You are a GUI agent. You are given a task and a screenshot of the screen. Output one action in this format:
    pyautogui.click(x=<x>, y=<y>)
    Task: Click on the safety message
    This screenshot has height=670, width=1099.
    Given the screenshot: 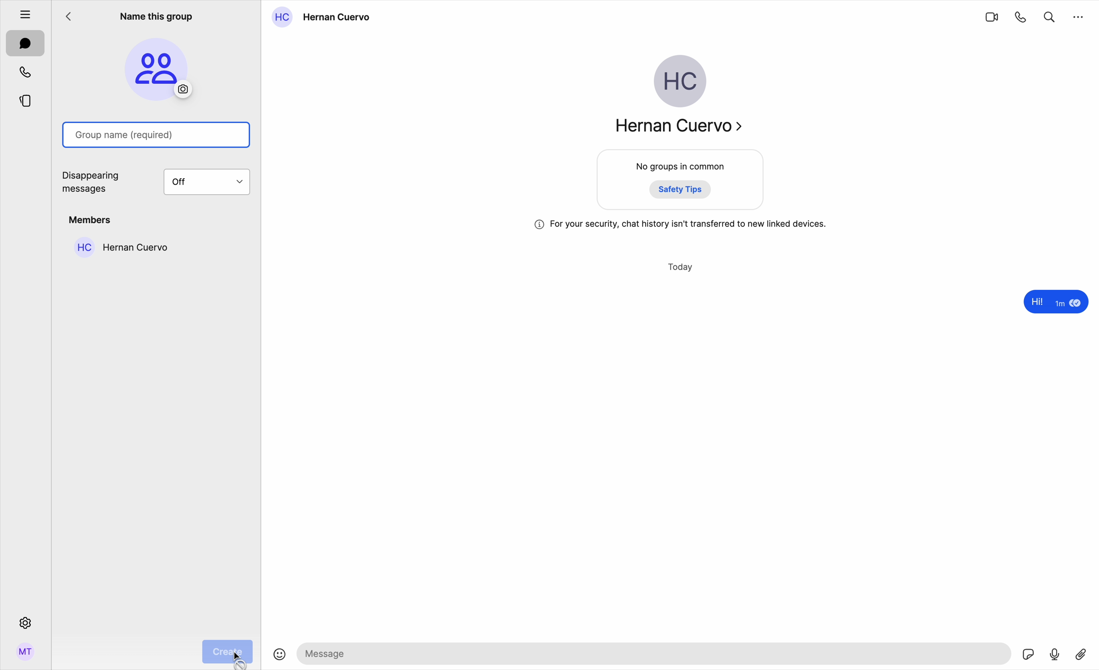 What is the action you would take?
    pyautogui.click(x=681, y=225)
    